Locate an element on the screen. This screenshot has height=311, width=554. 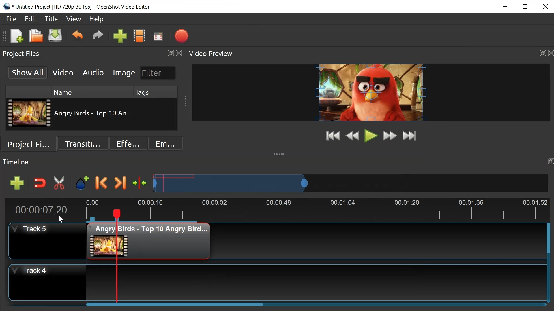
Audio is located at coordinates (94, 73).